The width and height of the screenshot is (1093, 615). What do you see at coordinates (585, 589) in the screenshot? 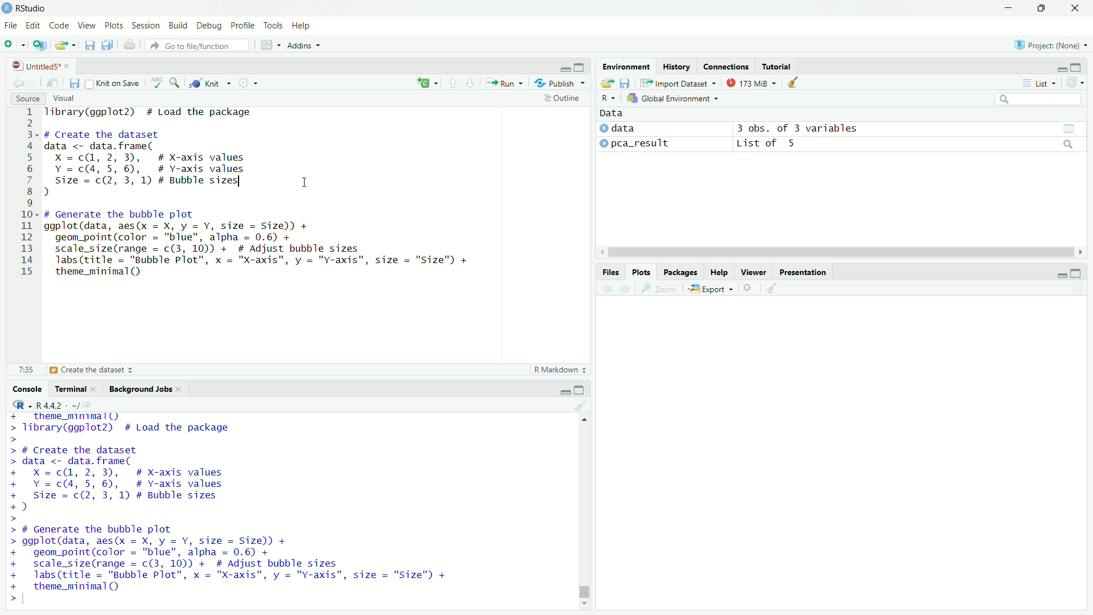
I see `vertical scrollbar` at bounding box center [585, 589].